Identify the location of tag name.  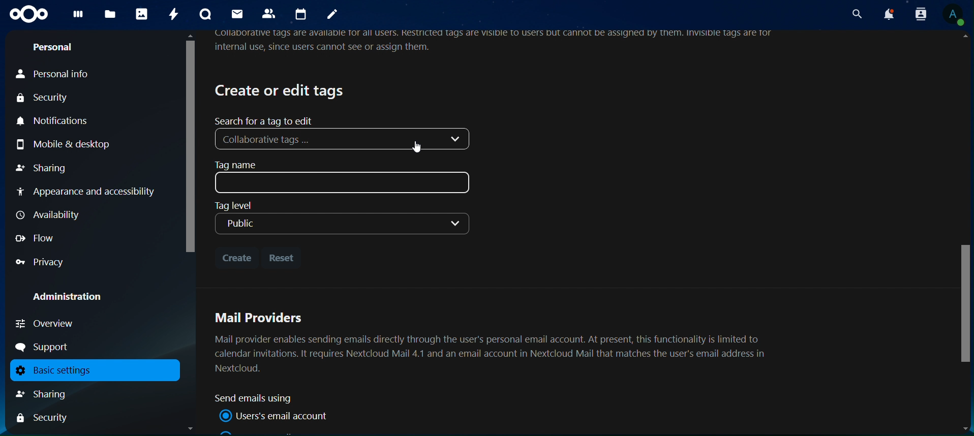
(345, 177).